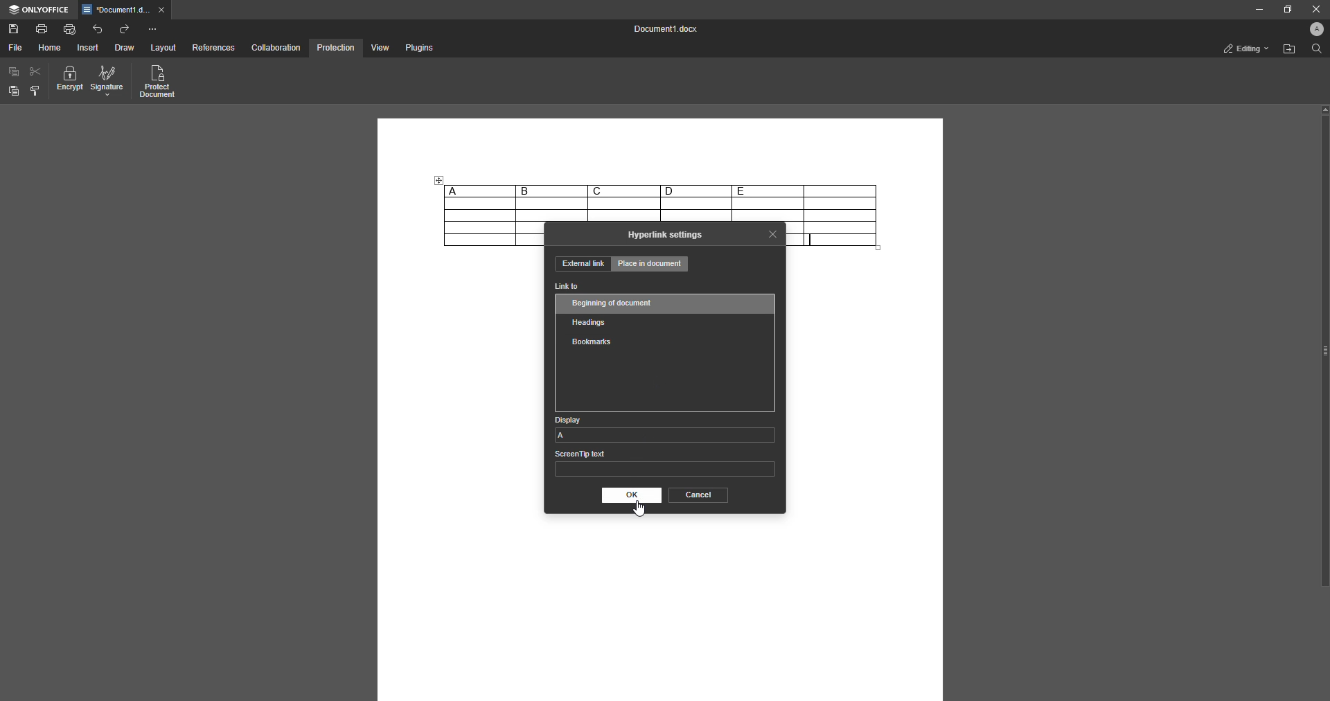 The height and width of the screenshot is (701, 1330). Describe the element at coordinates (39, 10) in the screenshot. I see `ONLYOFFICE` at that location.